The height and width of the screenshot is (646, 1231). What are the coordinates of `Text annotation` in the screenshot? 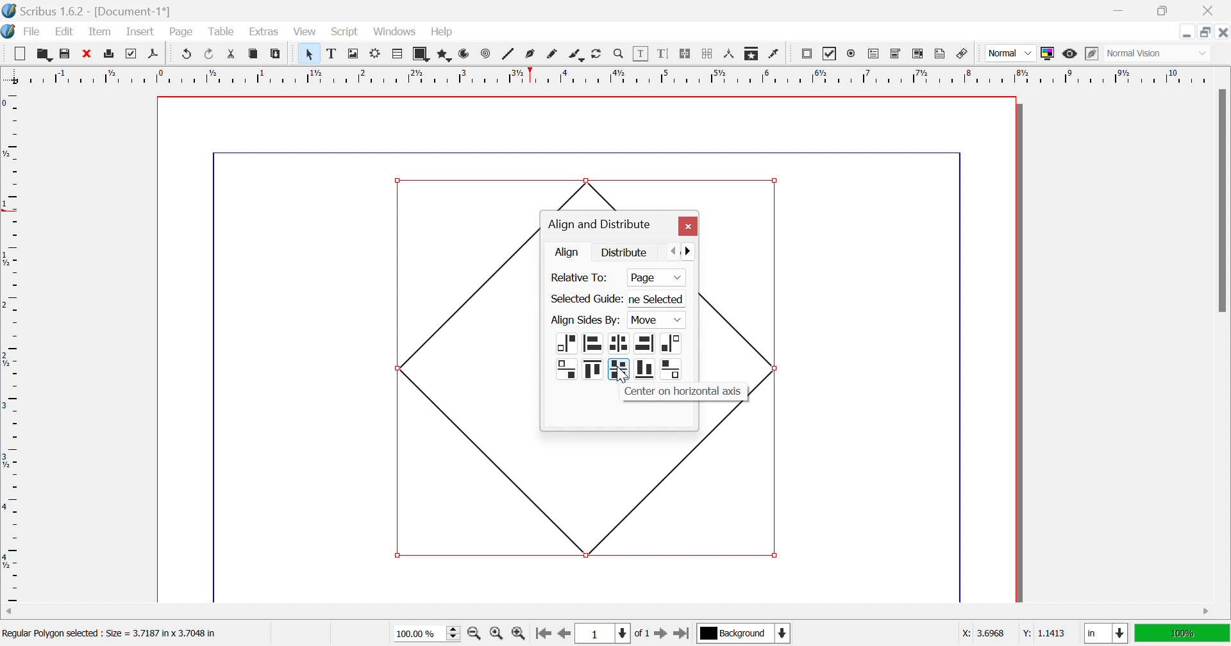 It's located at (939, 54).